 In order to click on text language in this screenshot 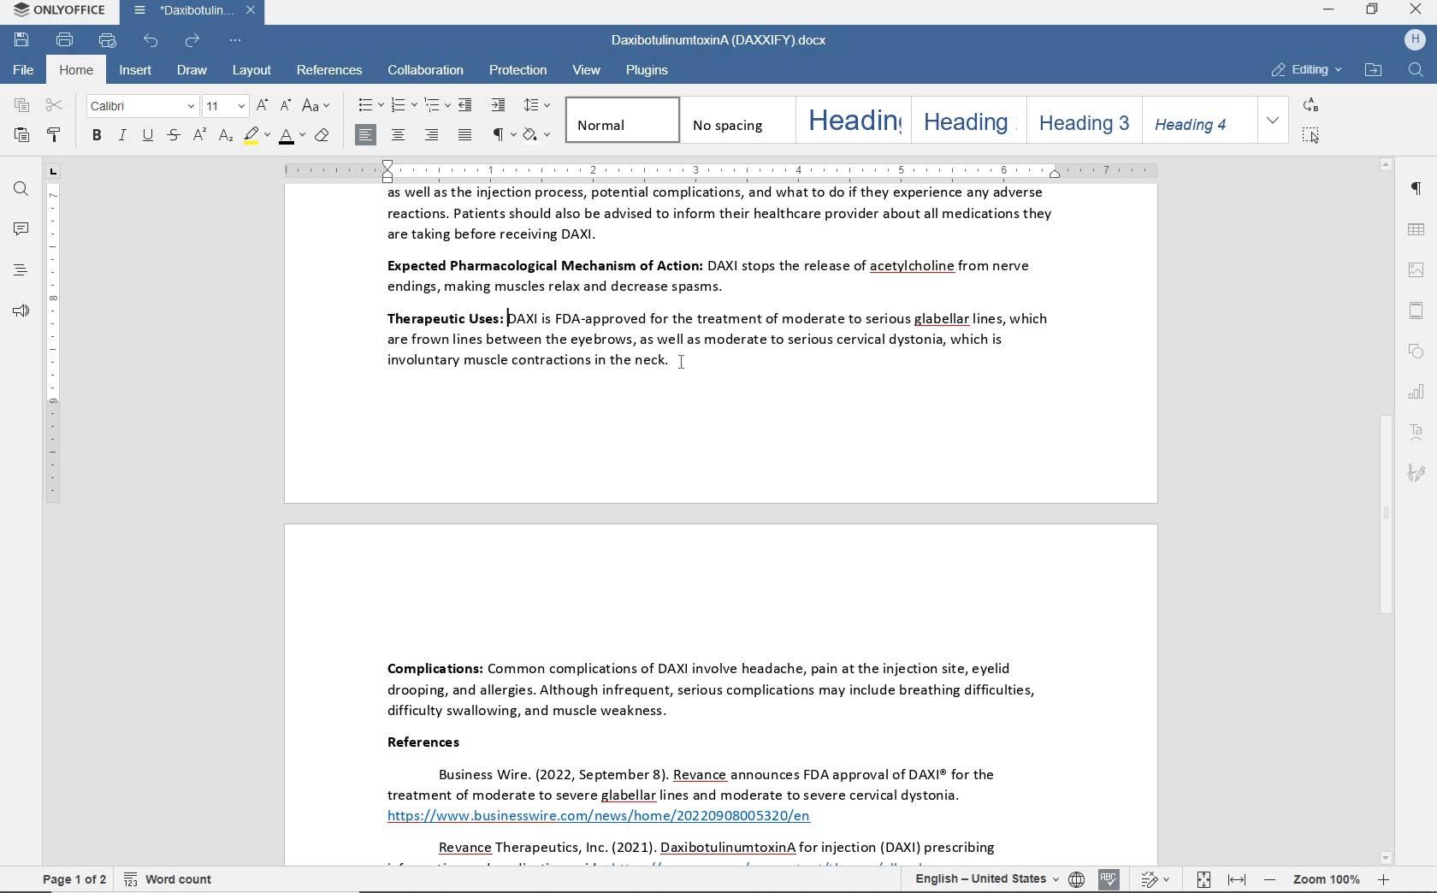, I will do `click(983, 880)`.